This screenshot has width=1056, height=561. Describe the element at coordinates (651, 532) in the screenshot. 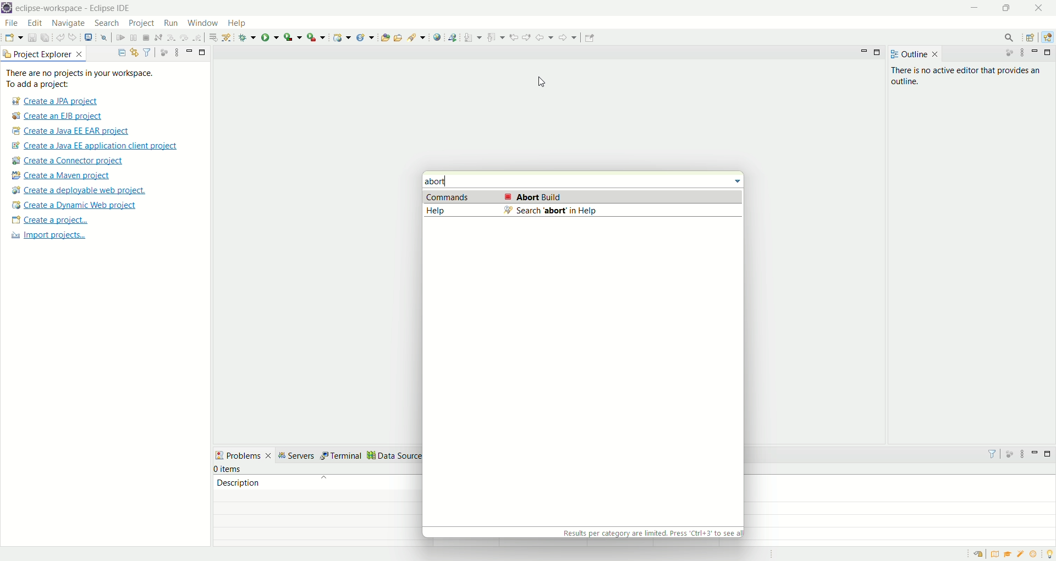

I see `text` at that location.